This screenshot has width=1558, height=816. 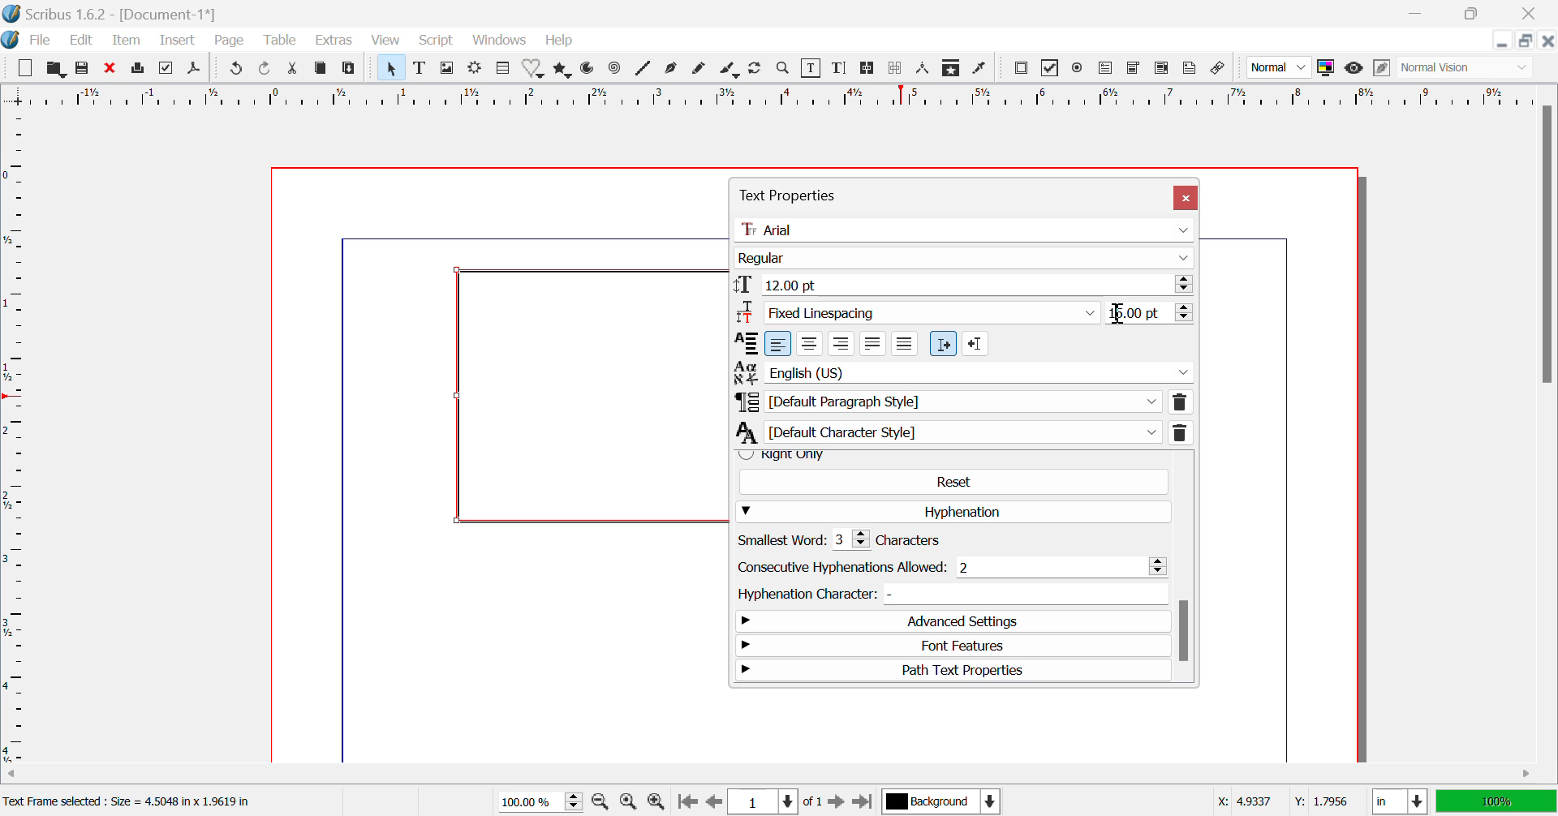 I want to click on Arial, so click(x=964, y=230).